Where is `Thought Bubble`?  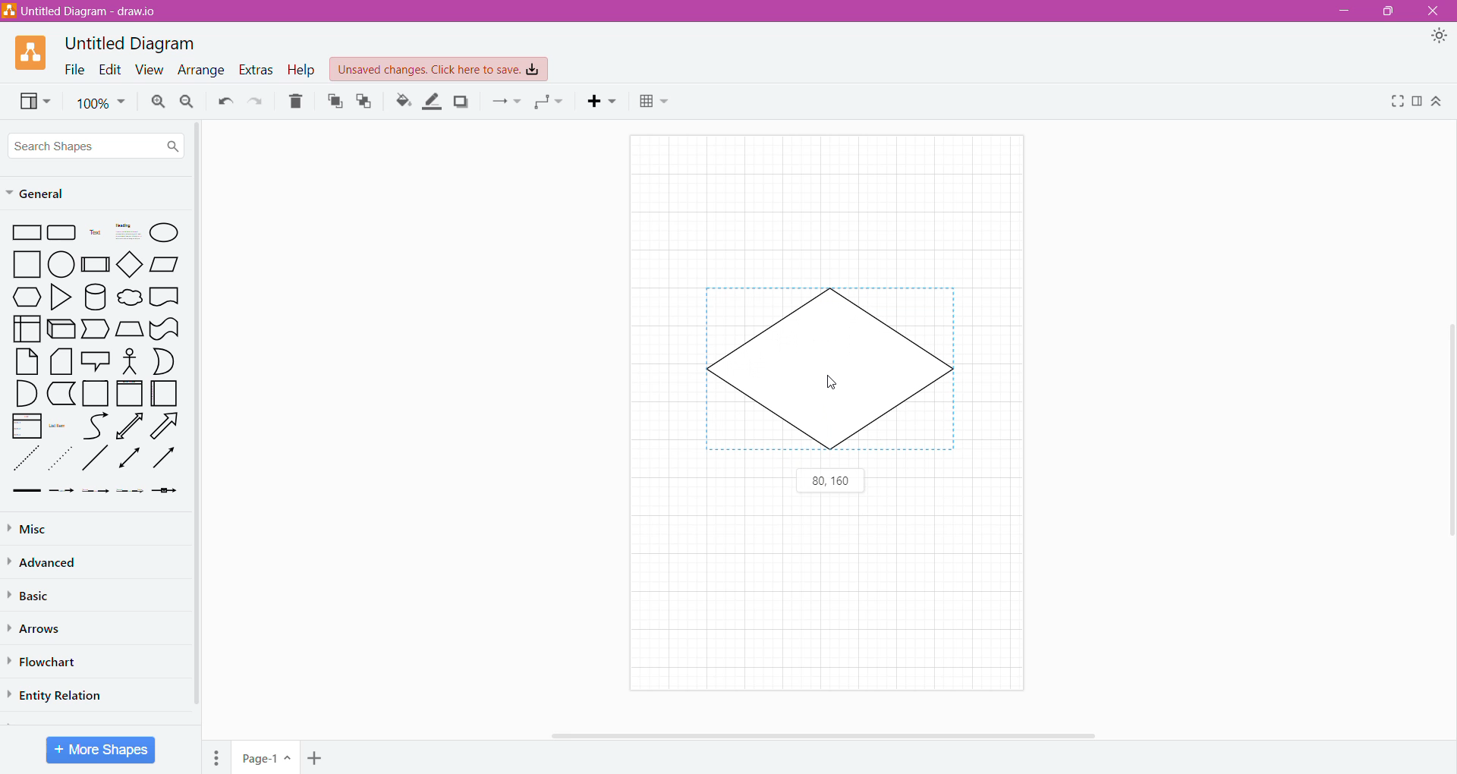
Thought Bubble is located at coordinates (129, 299).